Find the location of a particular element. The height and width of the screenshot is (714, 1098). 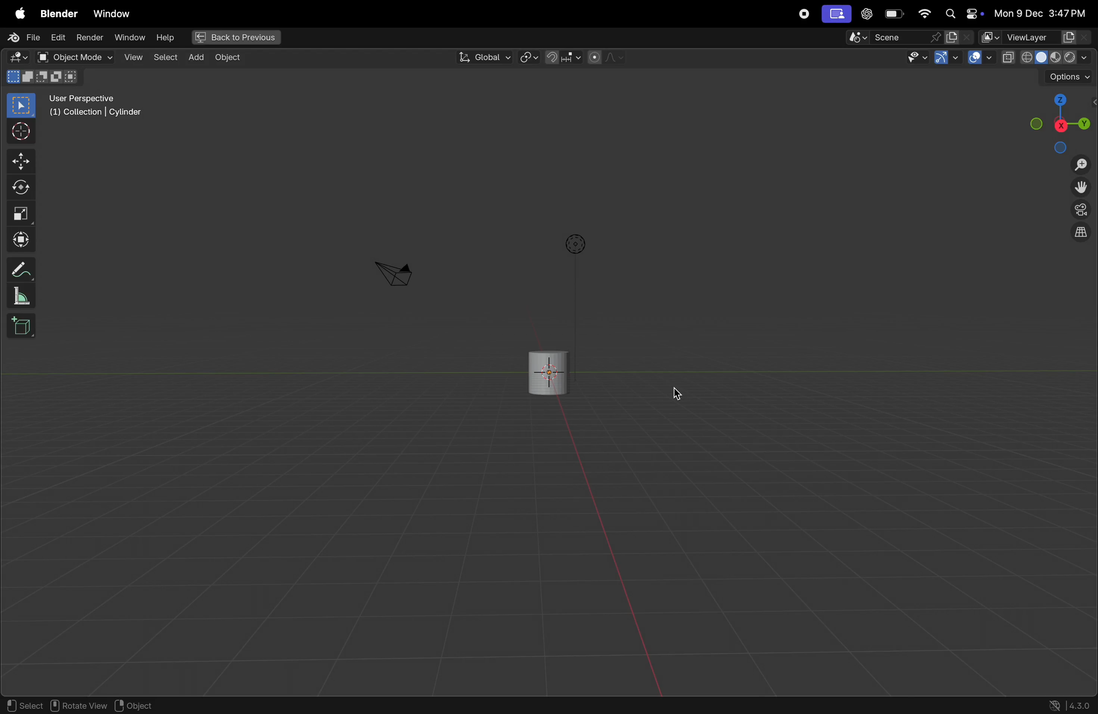

active workspace is located at coordinates (961, 37).